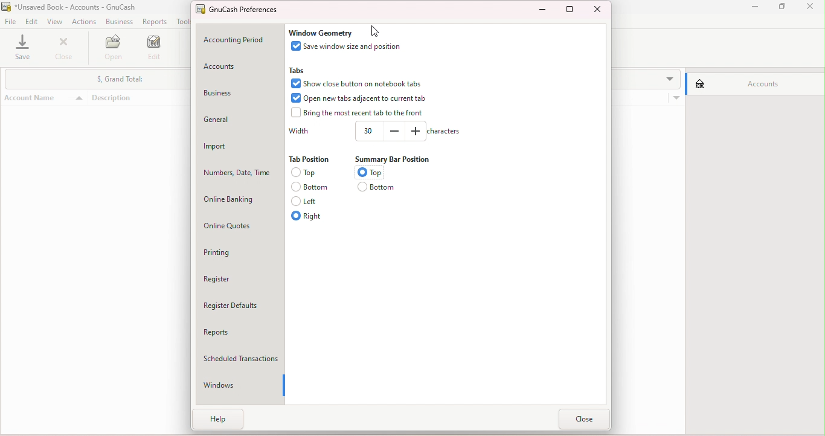 Image resolution: width=825 pixels, height=436 pixels. What do you see at coordinates (446, 133) in the screenshot?
I see `Characters` at bounding box center [446, 133].